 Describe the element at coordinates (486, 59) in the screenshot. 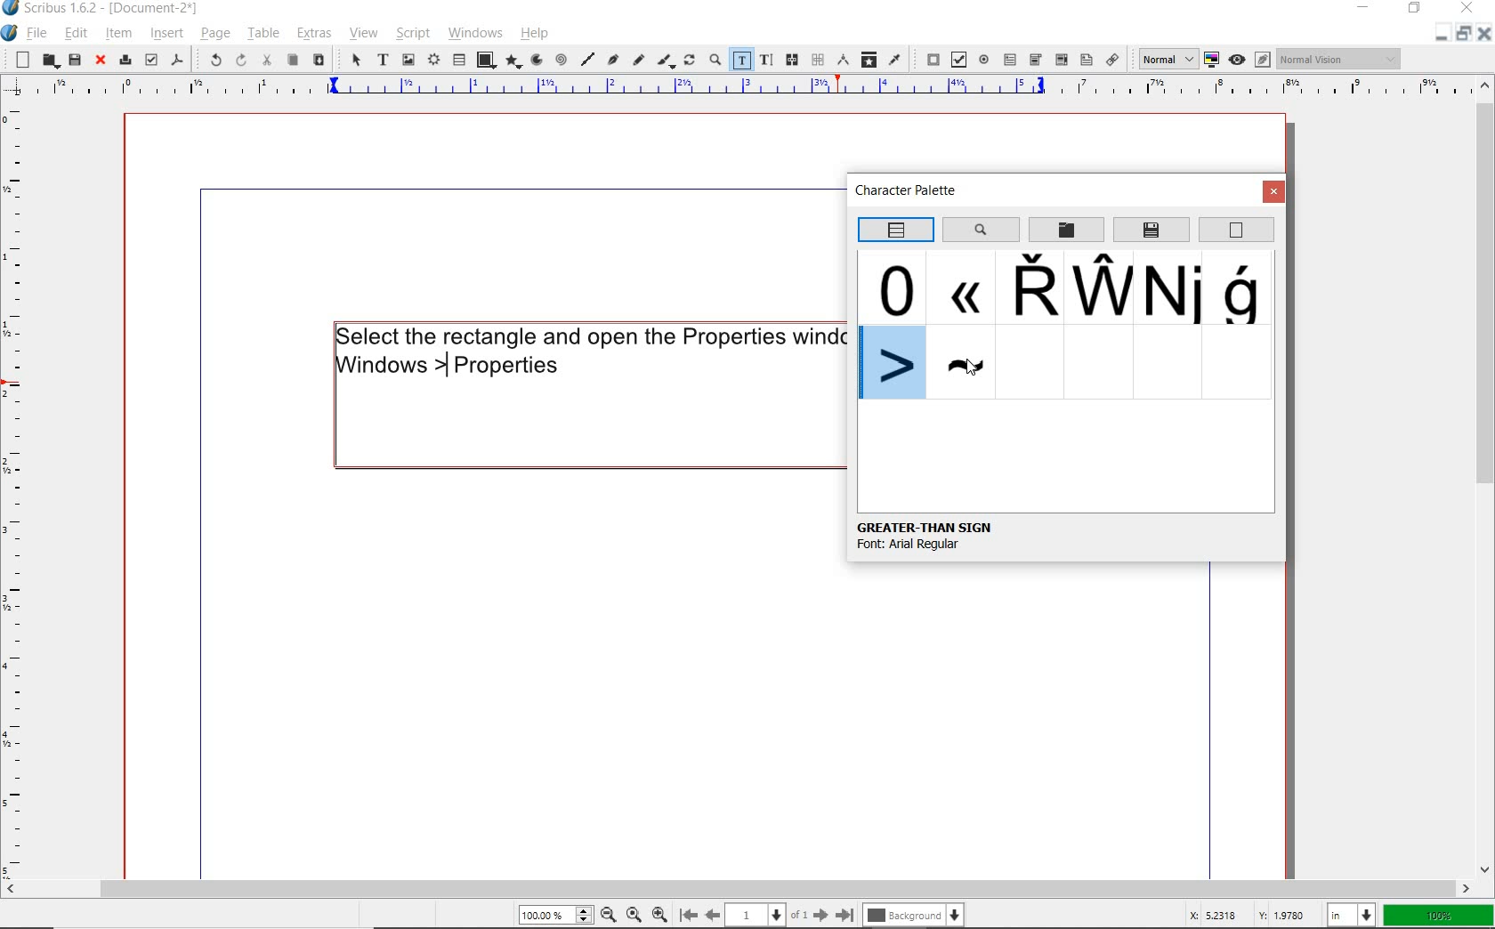

I see `shape` at that location.